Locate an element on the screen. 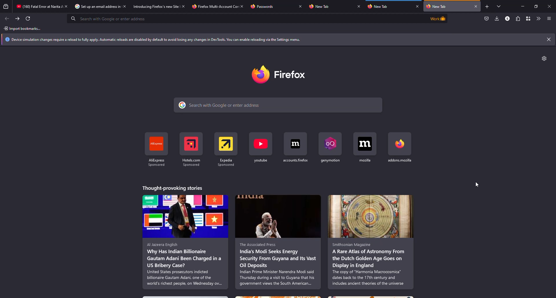  work is located at coordinates (437, 18).